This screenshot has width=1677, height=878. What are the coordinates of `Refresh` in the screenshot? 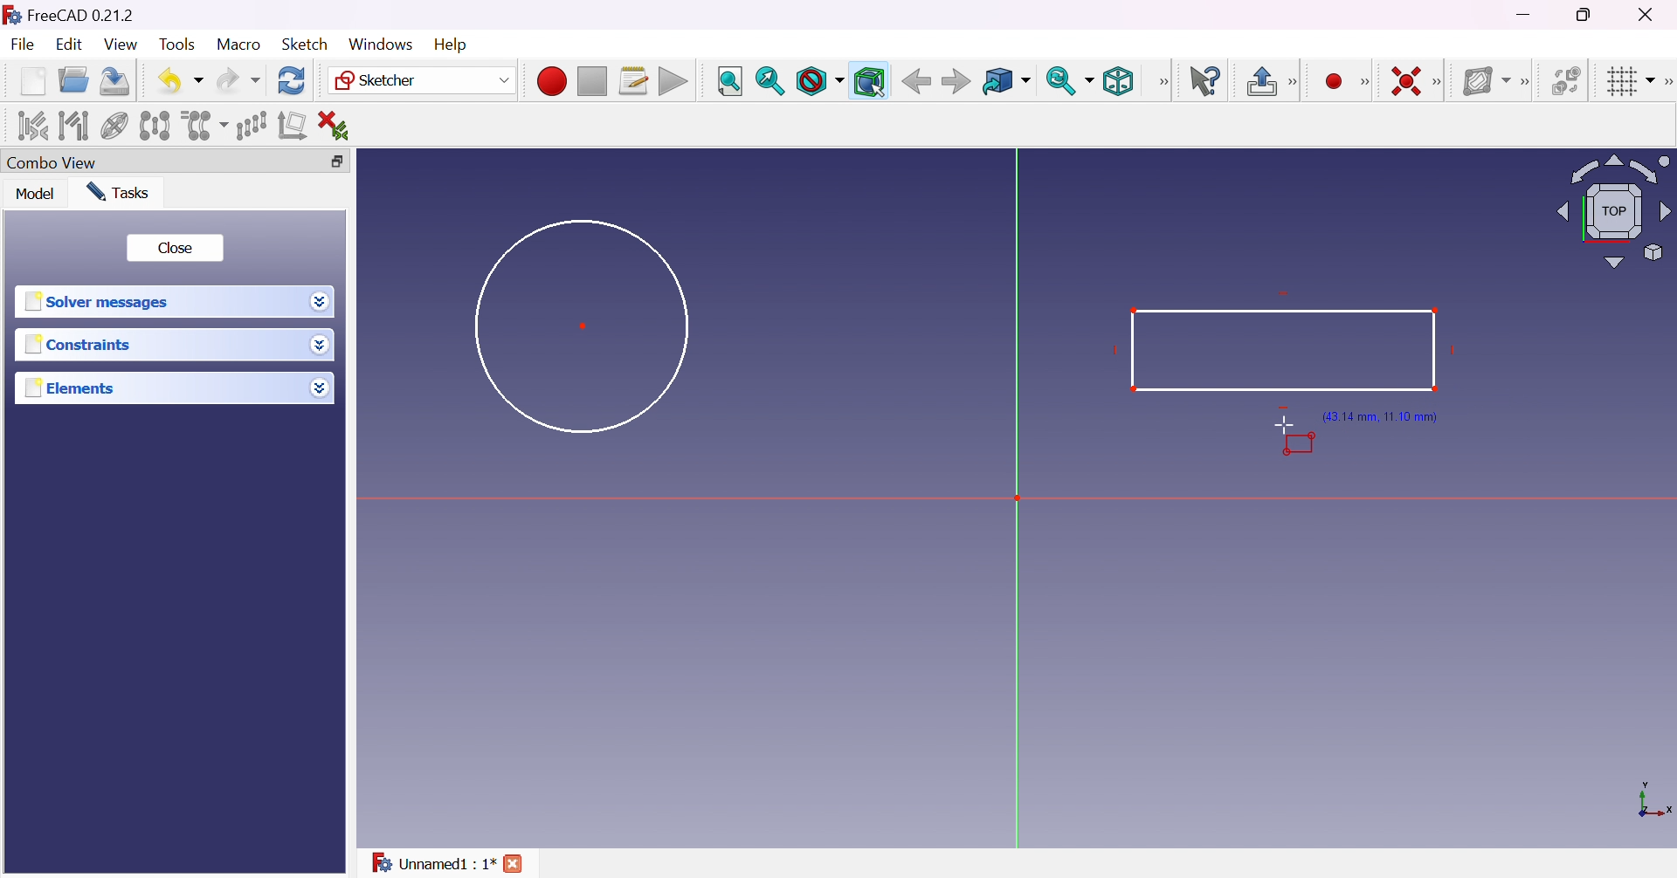 It's located at (292, 79).